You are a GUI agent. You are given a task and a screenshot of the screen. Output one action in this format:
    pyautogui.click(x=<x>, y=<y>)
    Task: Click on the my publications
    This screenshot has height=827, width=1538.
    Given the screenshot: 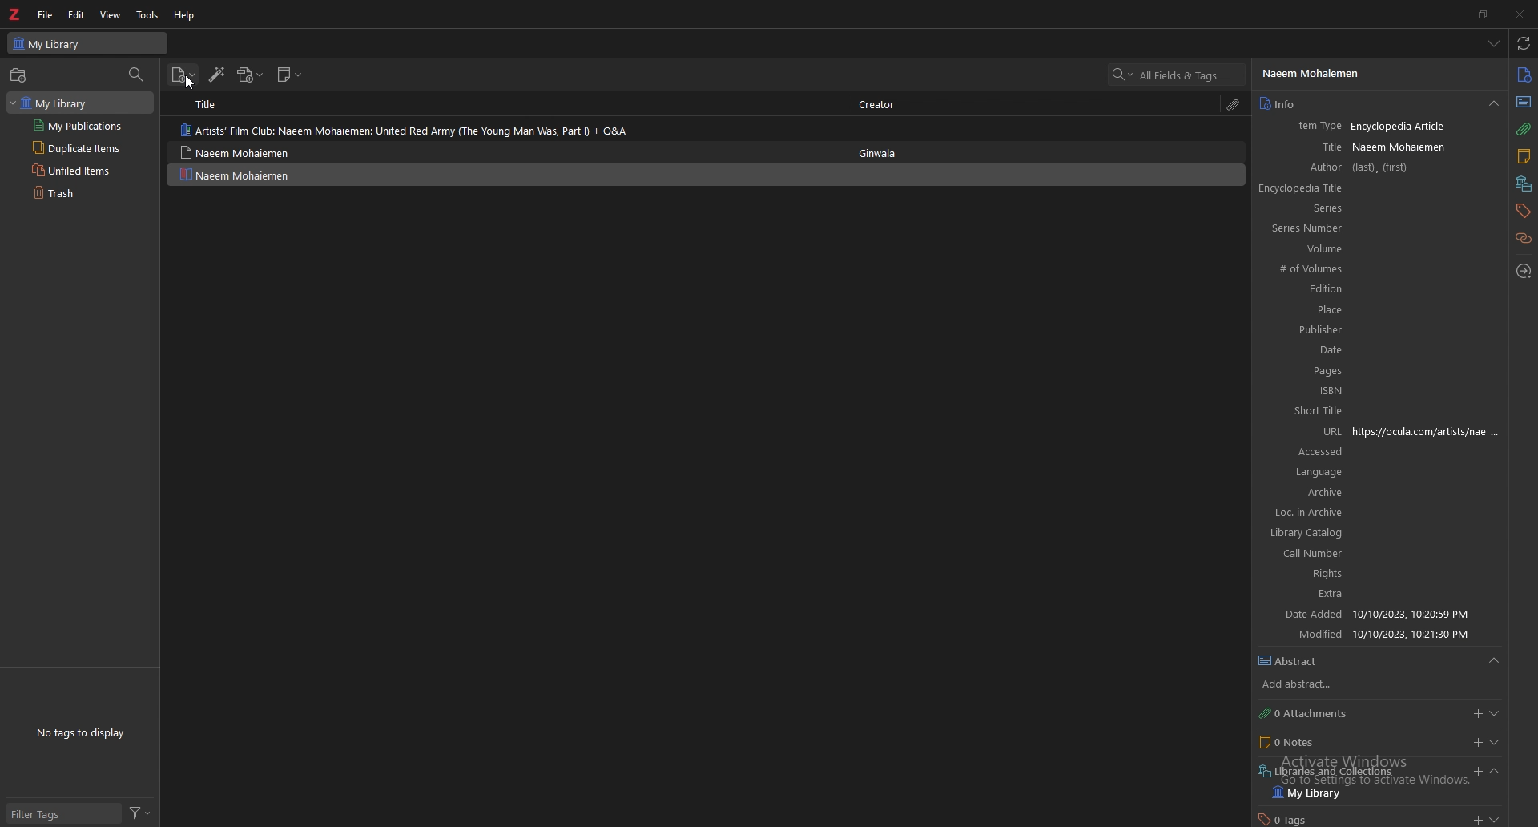 What is the action you would take?
    pyautogui.click(x=79, y=127)
    